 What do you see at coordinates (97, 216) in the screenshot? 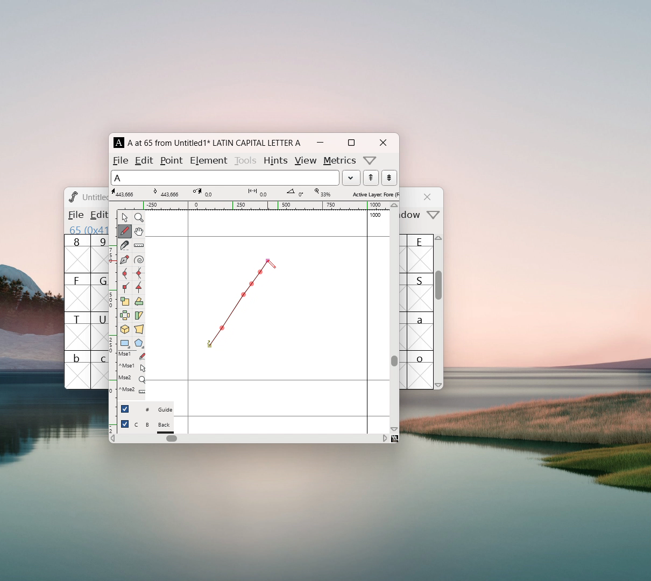
I see `` at bounding box center [97, 216].